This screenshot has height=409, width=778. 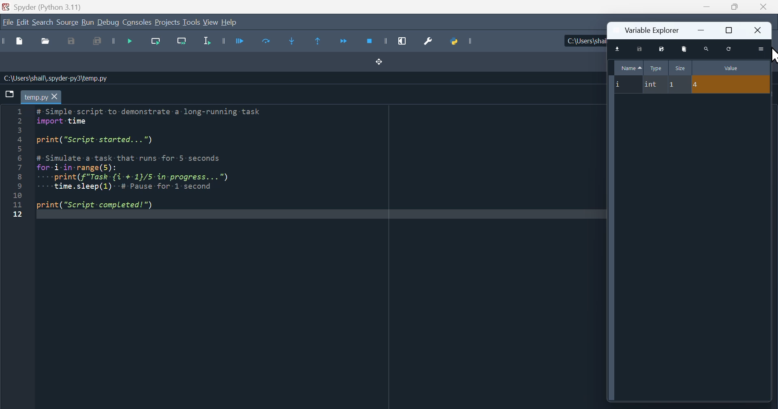 I want to click on Execute until same function returns, so click(x=319, y=40).